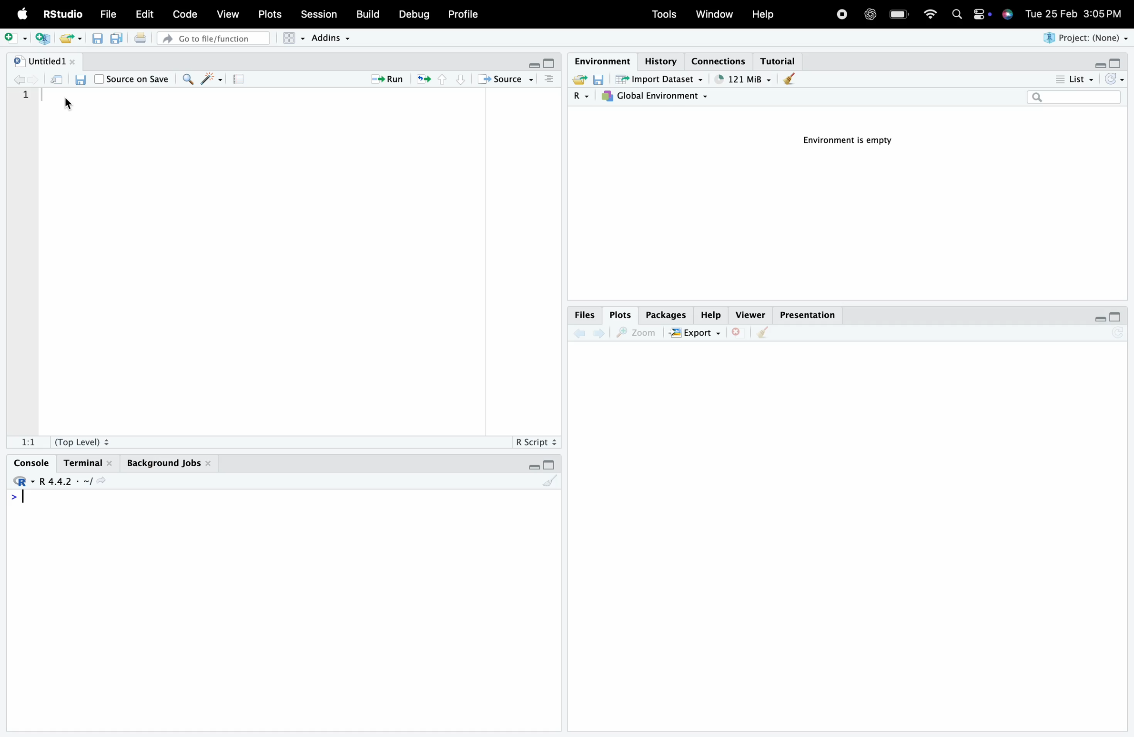 The image size is (1134, 737). Describe the element at coordinates (579, 79) in the screenshot. I see `Load workspace` at that location.